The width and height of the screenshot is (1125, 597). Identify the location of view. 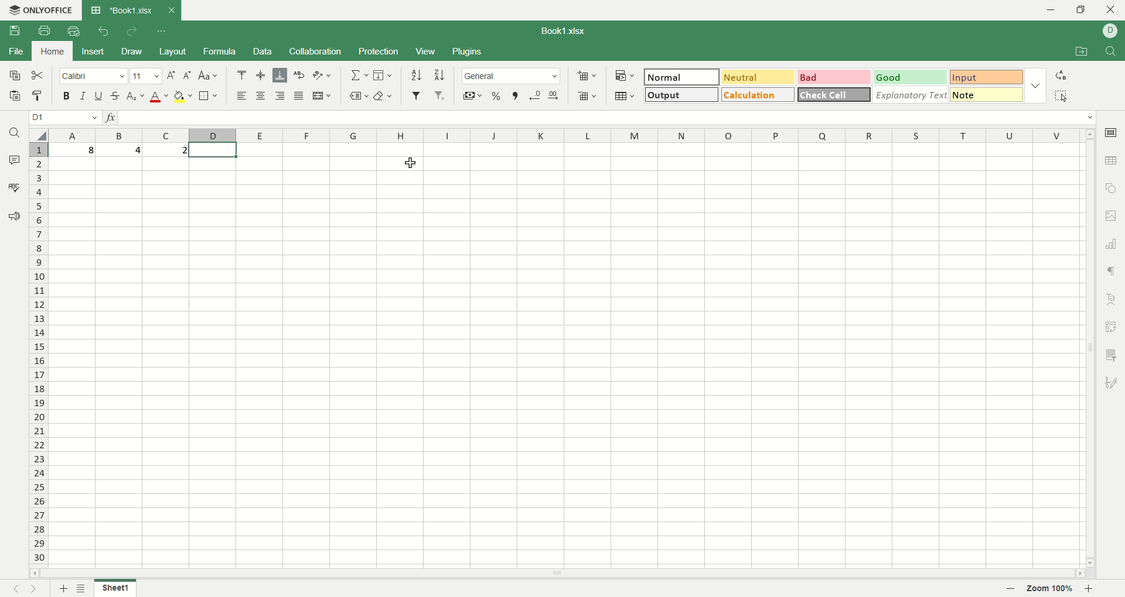
(426, 52).